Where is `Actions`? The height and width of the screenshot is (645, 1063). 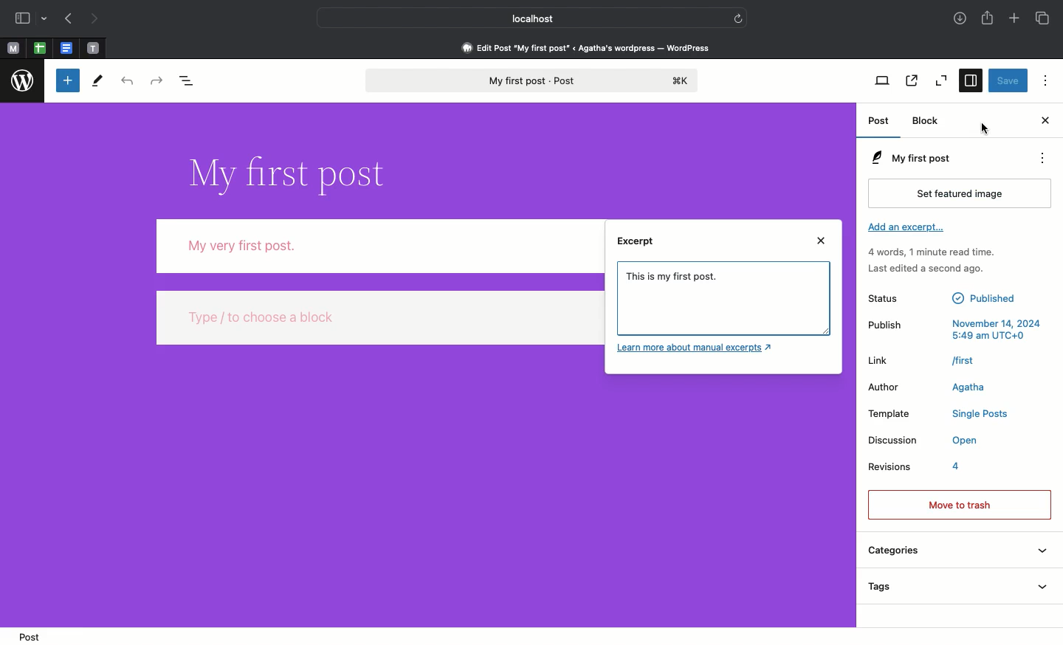
Actions is located at coordinates (1048, 159).